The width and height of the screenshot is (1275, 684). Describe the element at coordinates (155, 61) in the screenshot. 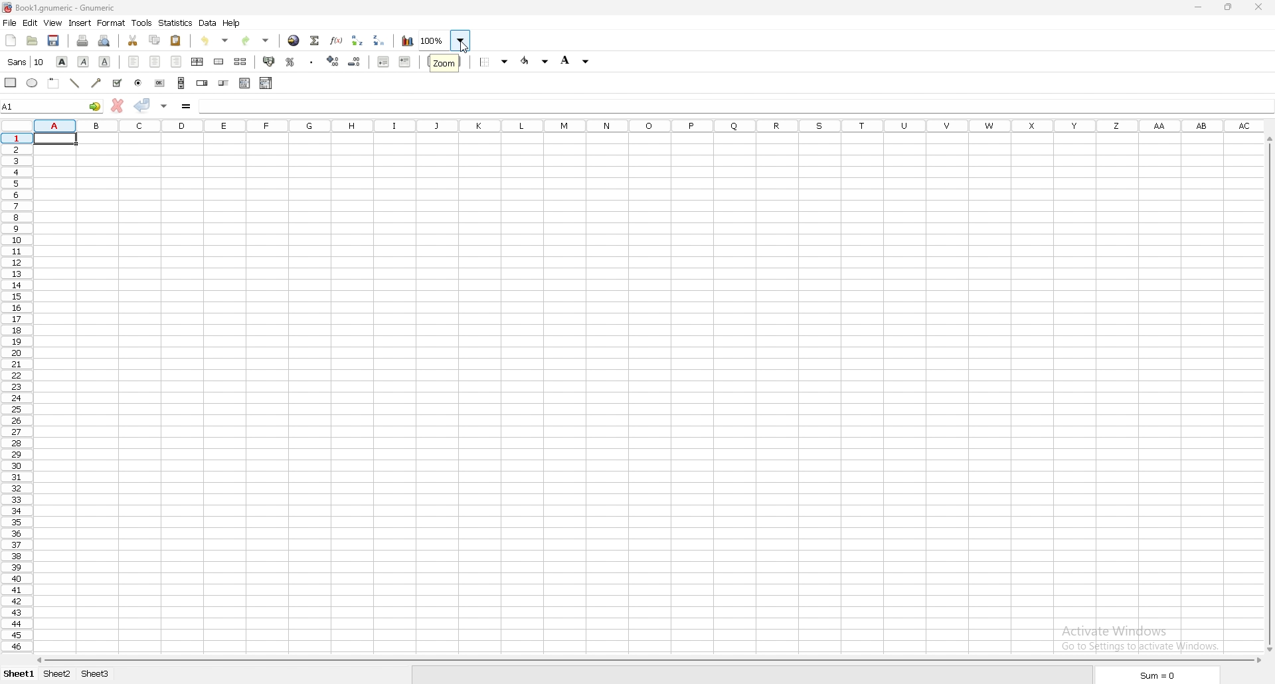

I see `center` at that location.